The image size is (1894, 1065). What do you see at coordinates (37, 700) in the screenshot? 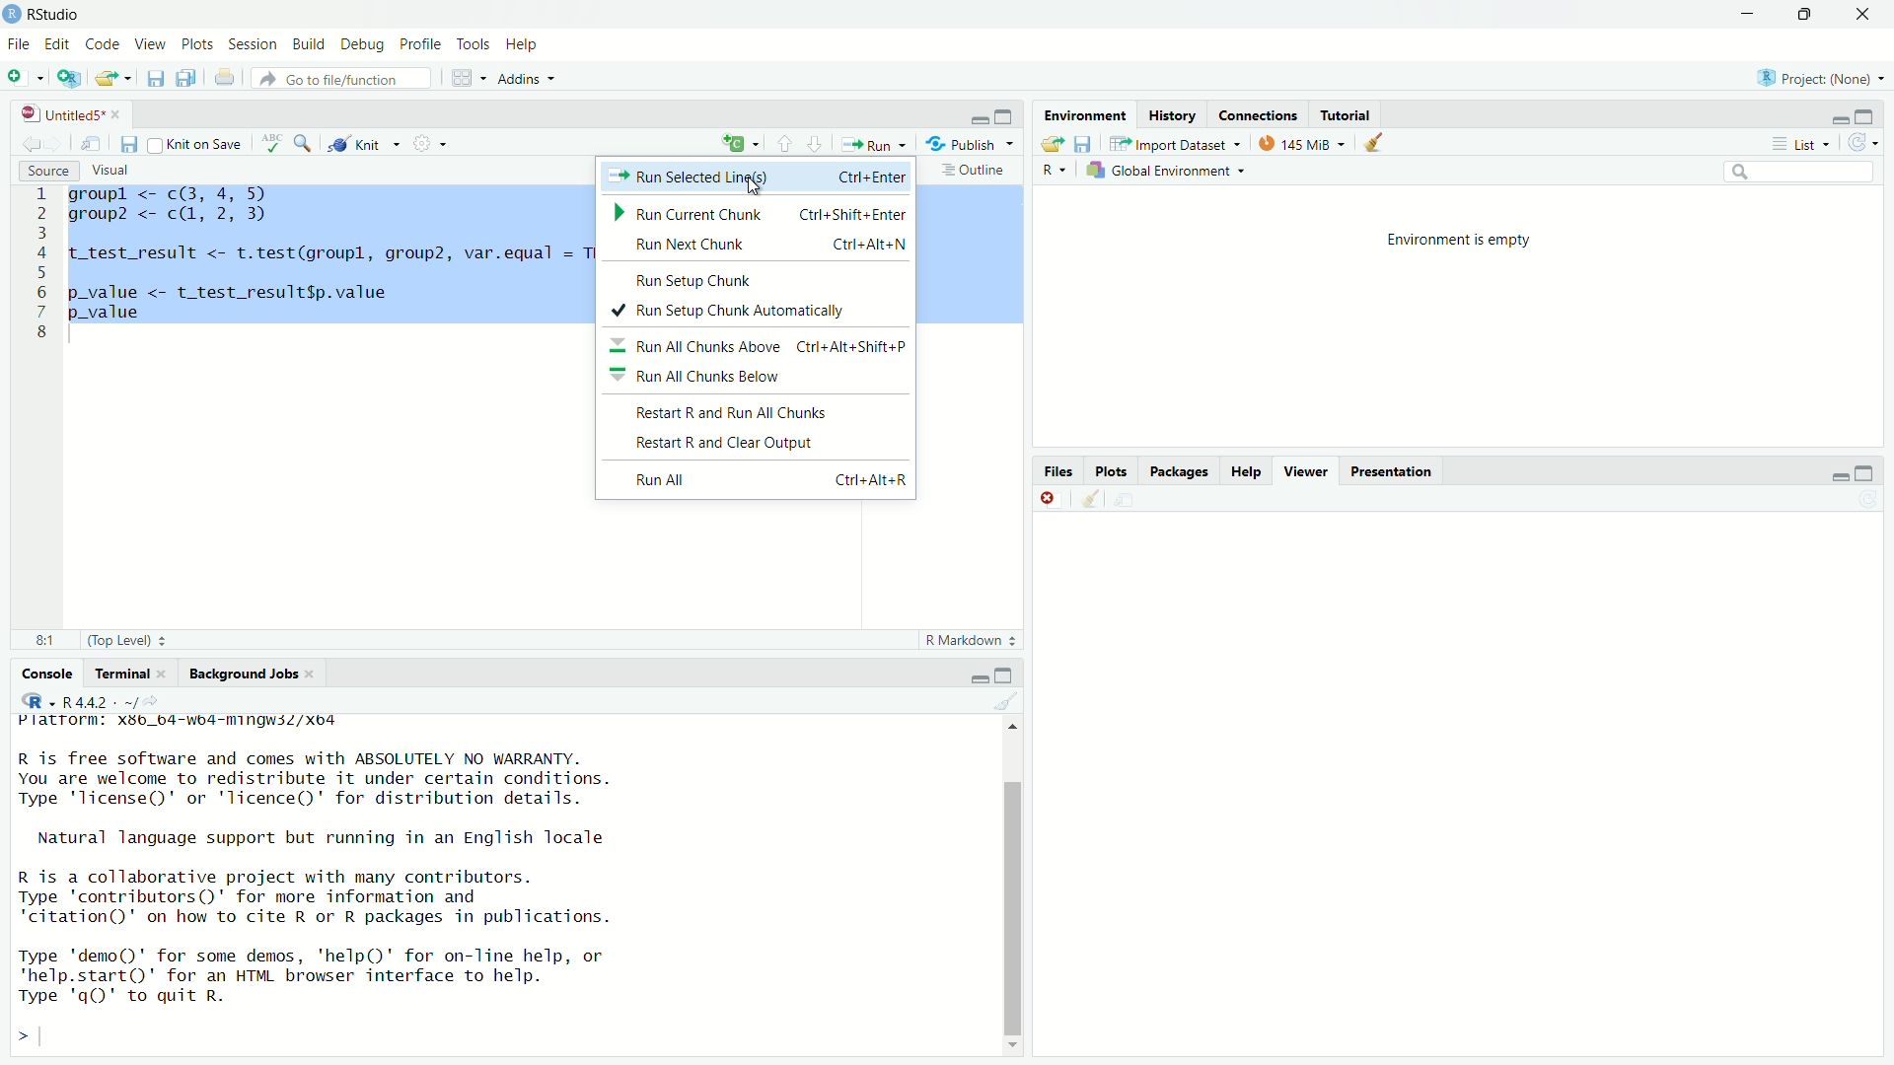
I see `RStudio logo` at bounding box center [37, 700].